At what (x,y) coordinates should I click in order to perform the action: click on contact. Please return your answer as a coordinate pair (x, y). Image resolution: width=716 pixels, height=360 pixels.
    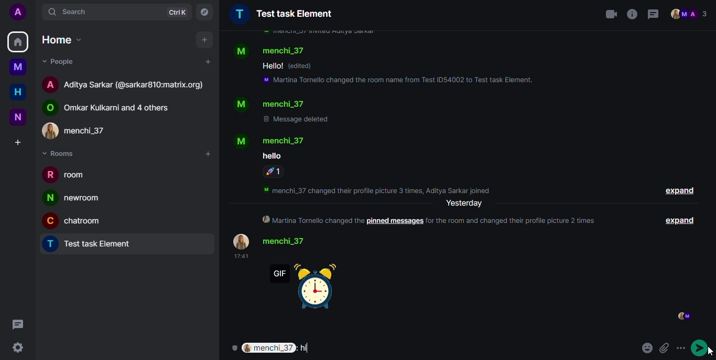
    Looking at the image, I should click on (126, 84).